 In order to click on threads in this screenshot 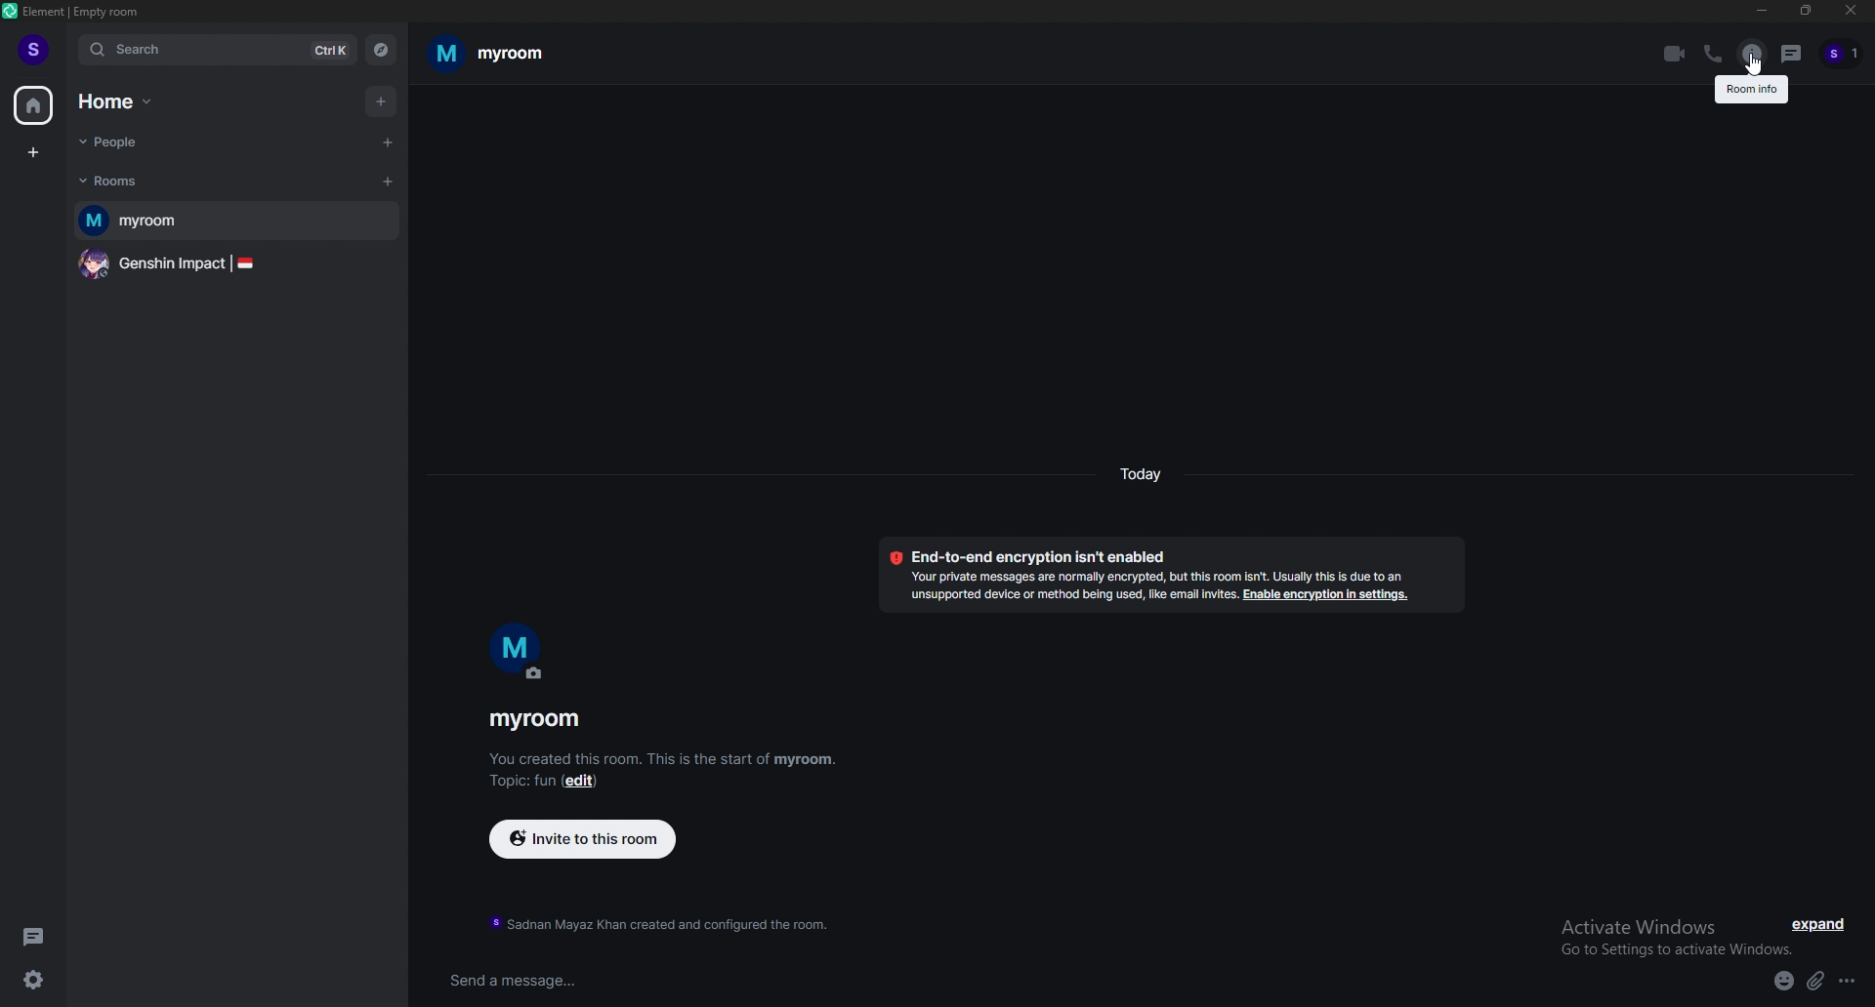, I will do `click(36, 934)`.